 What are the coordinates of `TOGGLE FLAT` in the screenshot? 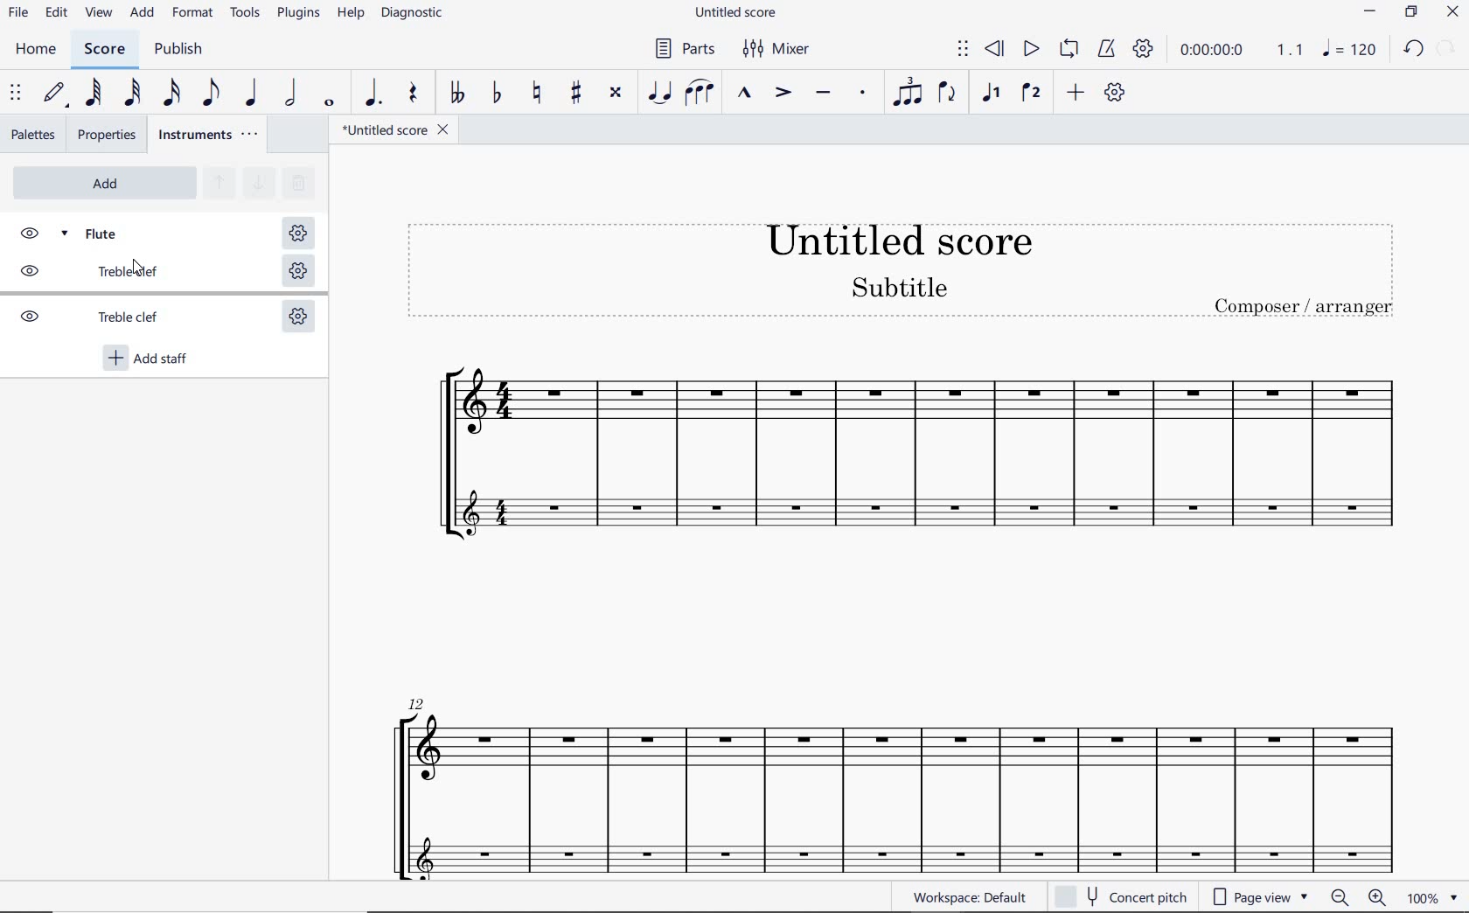 It's located at (498, 94).